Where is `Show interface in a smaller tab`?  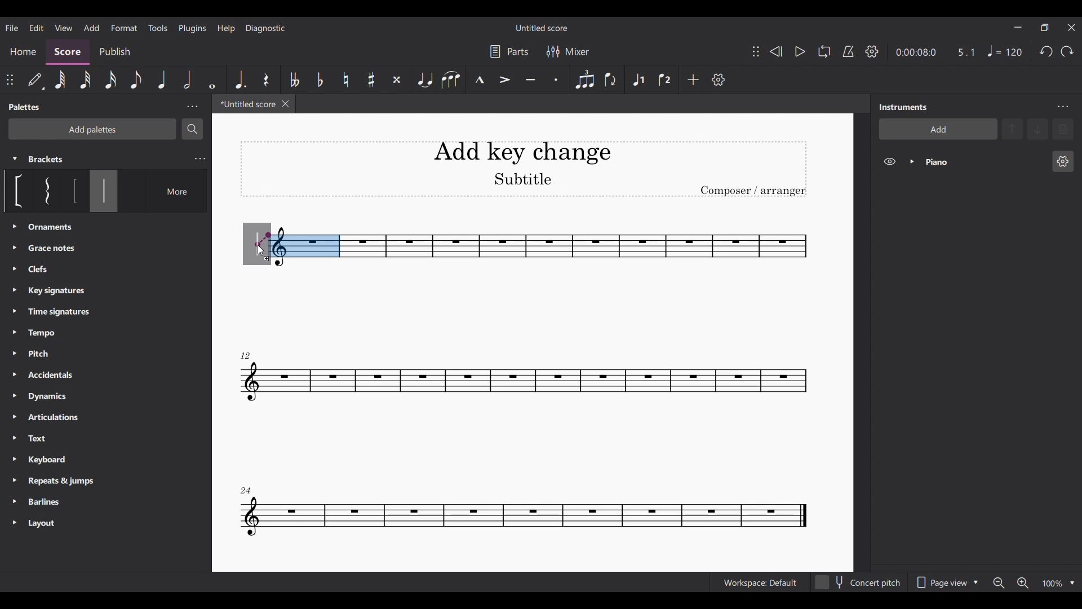 Show interface in a smaller tab is located at coordinates (1045, 28).